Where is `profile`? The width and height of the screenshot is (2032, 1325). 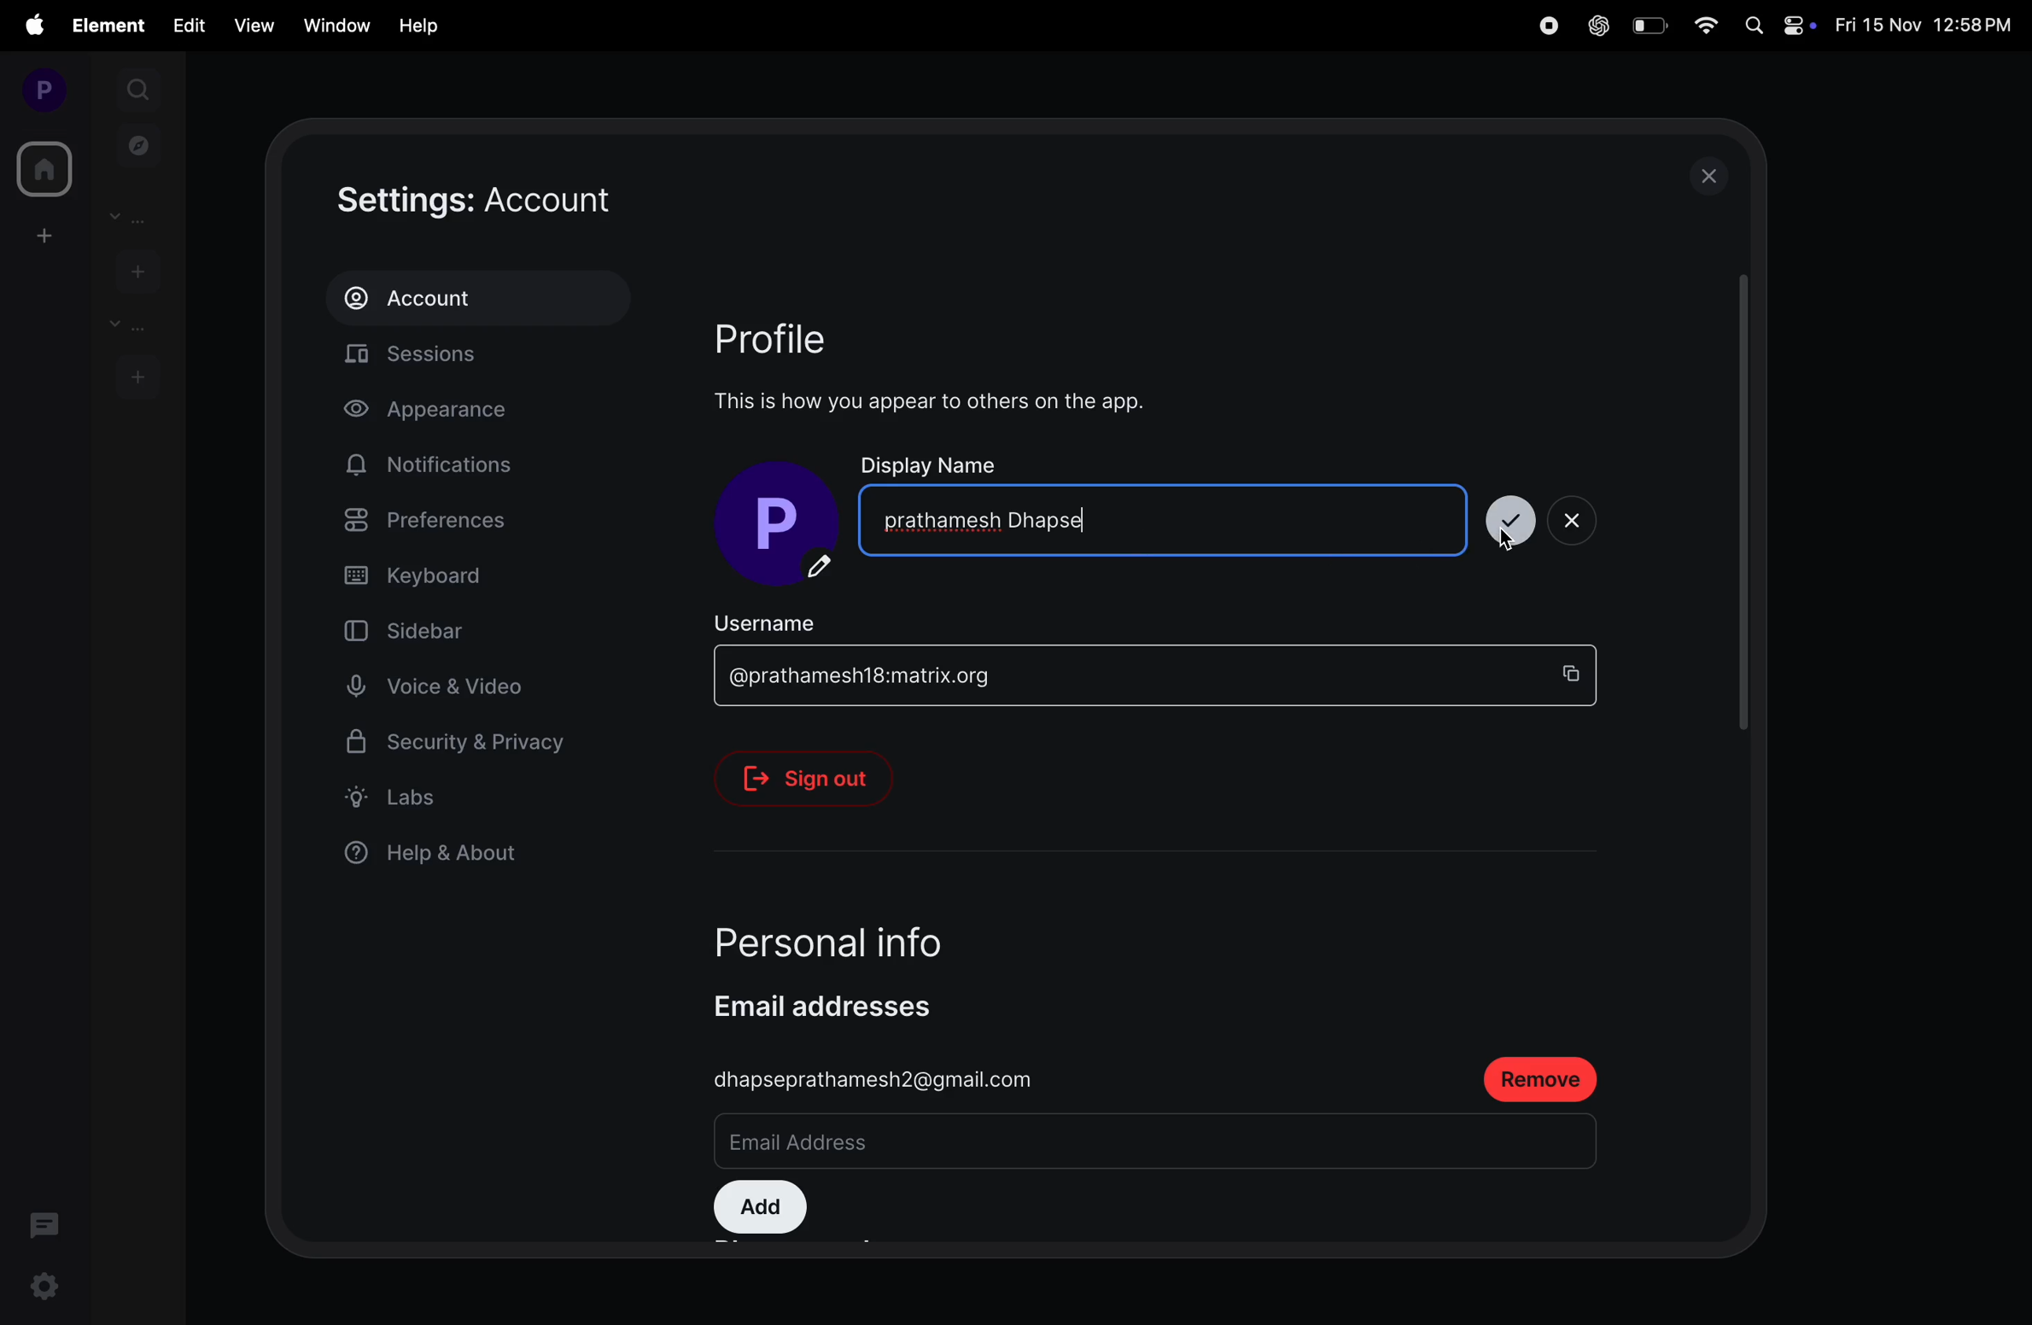
profile is located at coordinates (38, 89).